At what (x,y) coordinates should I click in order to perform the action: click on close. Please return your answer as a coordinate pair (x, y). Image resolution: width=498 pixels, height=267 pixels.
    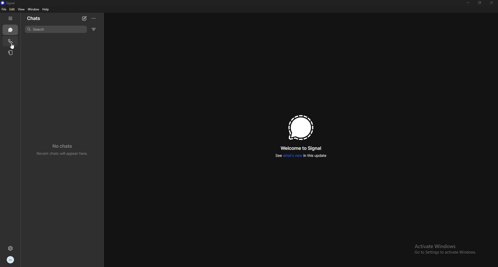
    Looking at the image, I should click on (492, 3).